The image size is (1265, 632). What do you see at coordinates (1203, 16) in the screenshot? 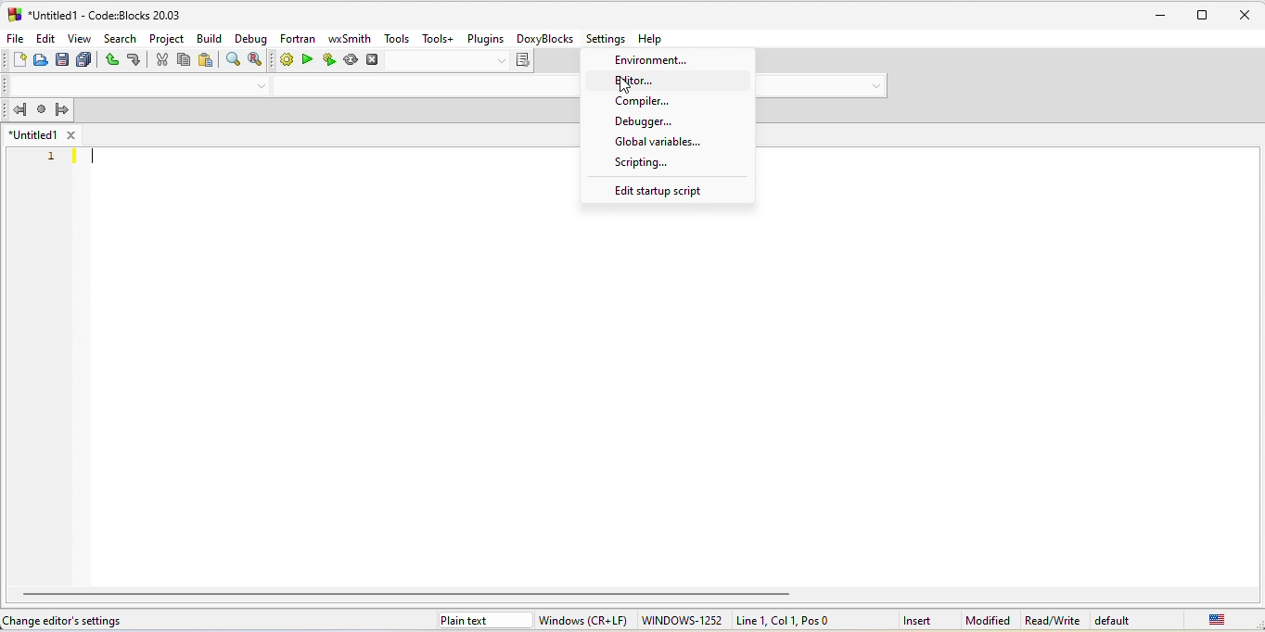
I see `maximize` at bounding box center [1203, 16].